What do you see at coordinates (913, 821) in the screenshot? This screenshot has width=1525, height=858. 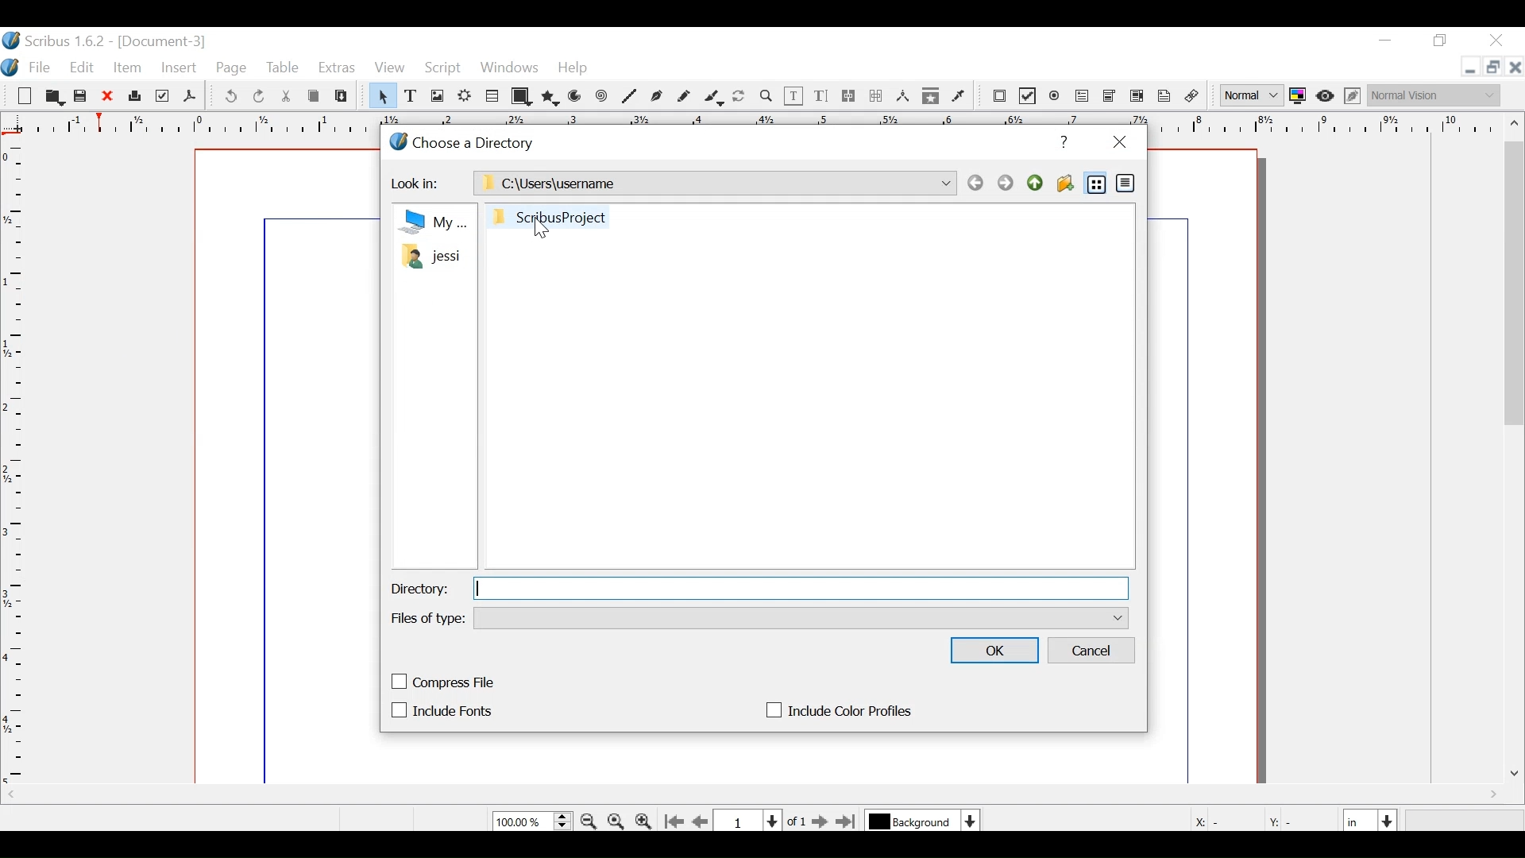 I see `Select the curent layer` at bounding box center [913, 821].